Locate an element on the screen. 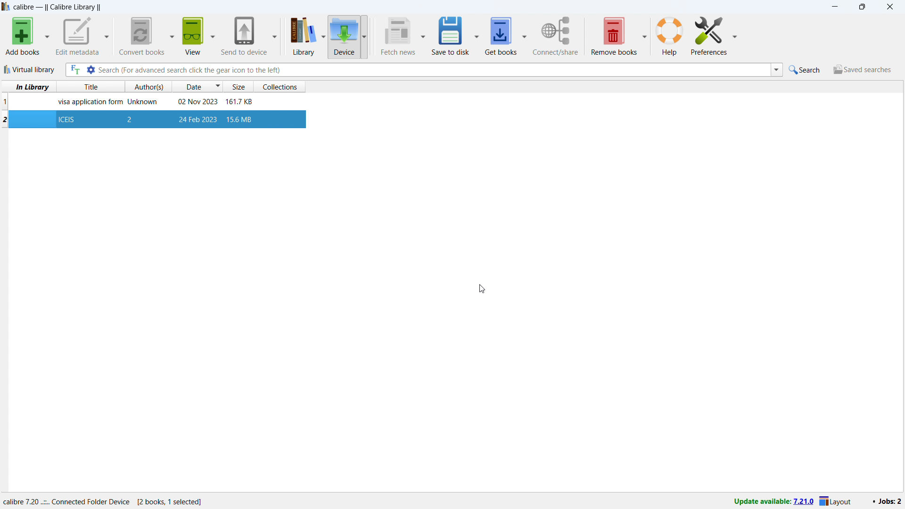 The image size is (905, 509). quick search is located at coordinates (806, 70).